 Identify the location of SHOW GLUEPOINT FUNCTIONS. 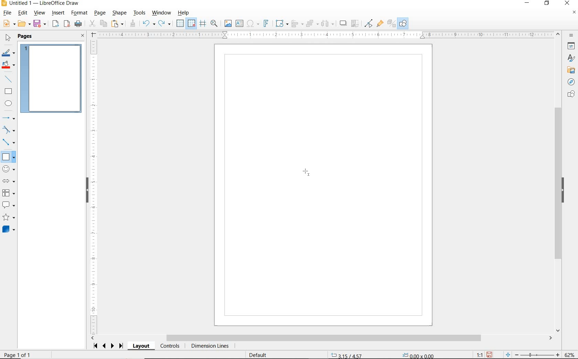
(379, 23).